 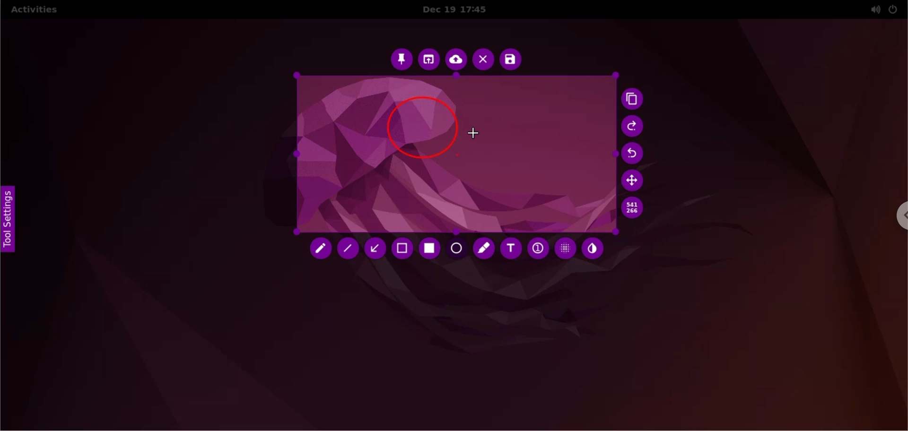 I want to click on upload , so click(x=456, y=60).